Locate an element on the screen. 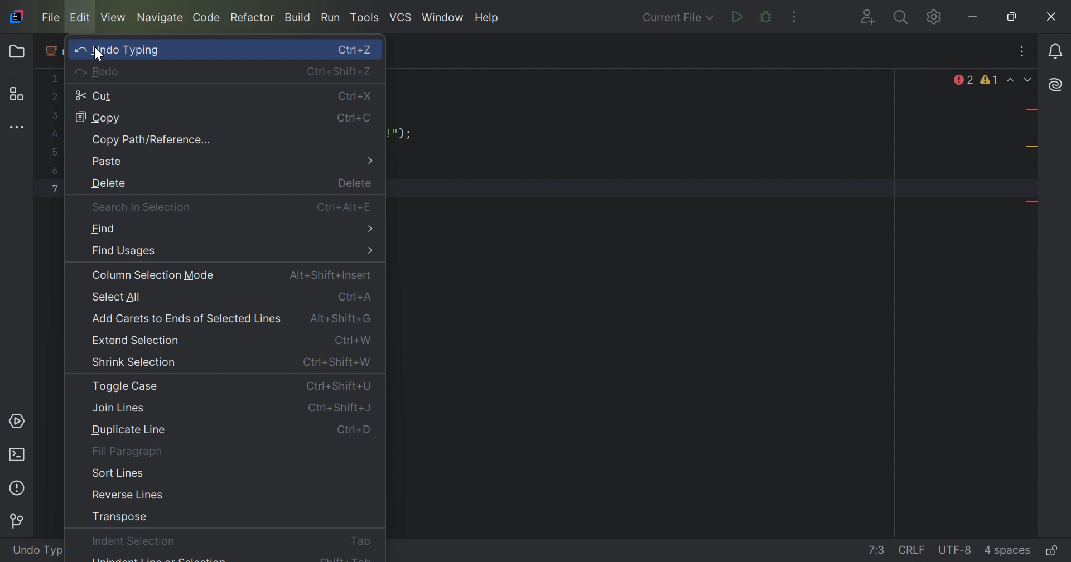 The image size is (1071, 562). 6 is located at coordinates (56, 172).